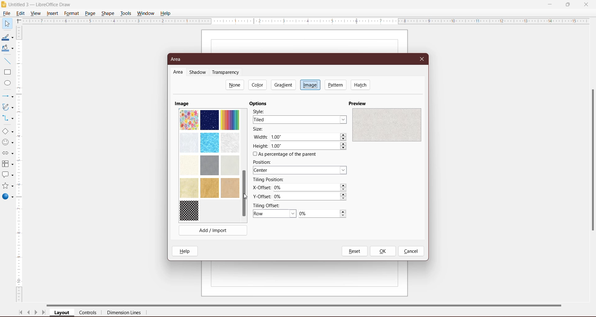  Describe the element at coordinates (7, 142) in the screenshot. I see `Symbol Shapes` at that location.